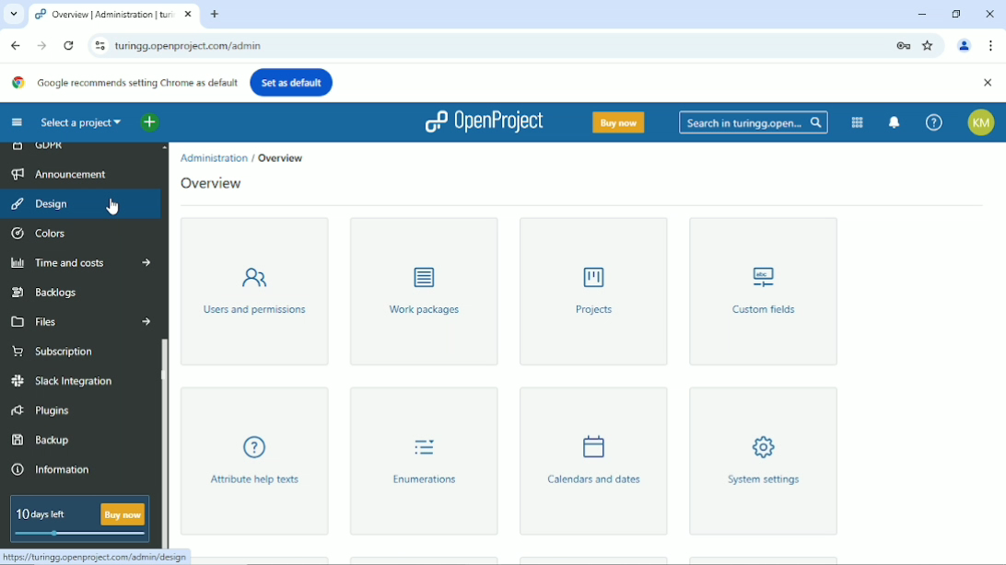  Describe the element at coordinates (214, 185) in the screenshot. I see `Overview` at that location.